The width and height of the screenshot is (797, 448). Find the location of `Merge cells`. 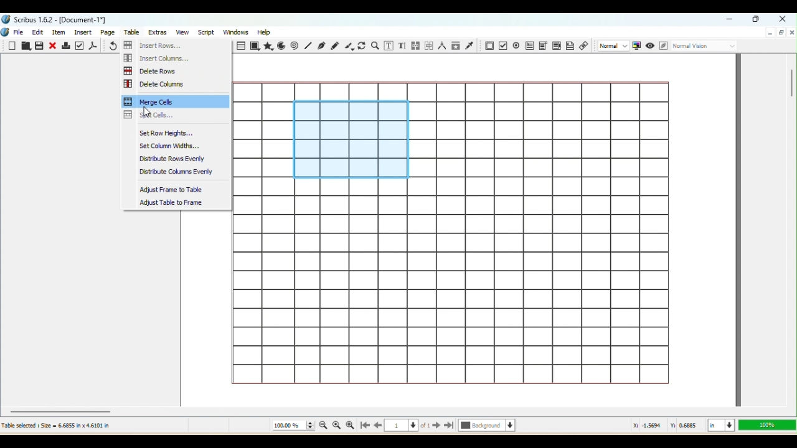

Merge cells is located at coordinates (151, 101).